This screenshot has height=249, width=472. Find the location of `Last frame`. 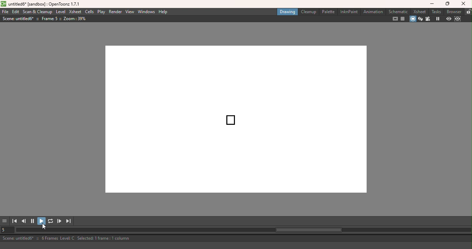

Last frame is located at coordinates (70, 221).